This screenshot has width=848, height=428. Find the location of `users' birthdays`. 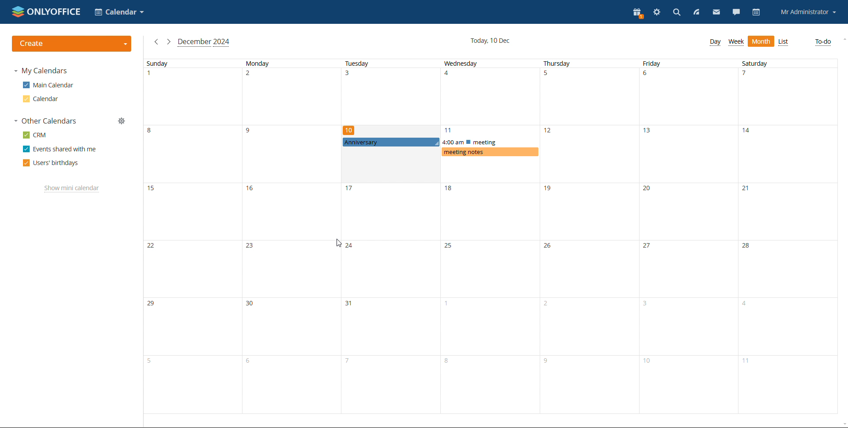

users' birthdays is located at coordinates (50, 163).